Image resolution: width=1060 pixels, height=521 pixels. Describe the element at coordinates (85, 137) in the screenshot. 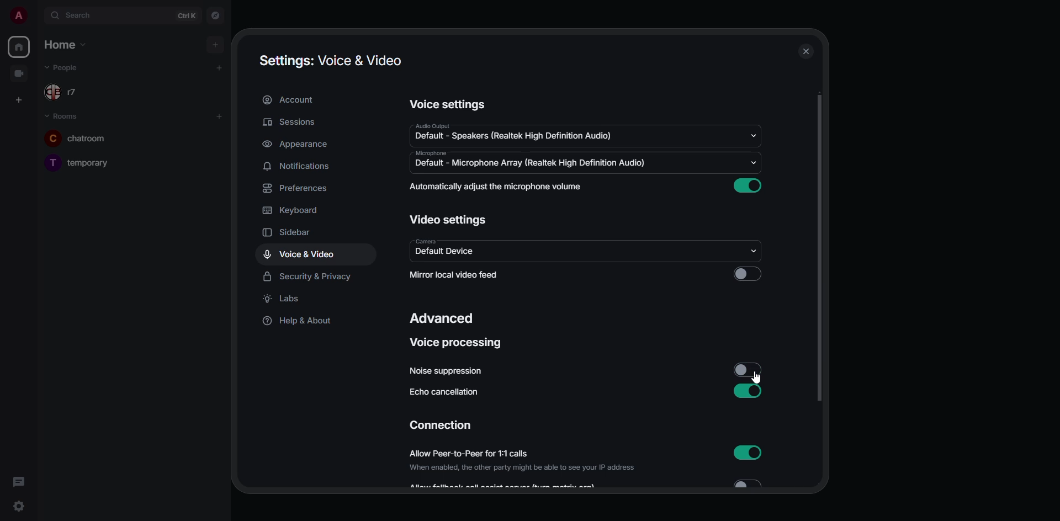

I see `chatroom` at that location.